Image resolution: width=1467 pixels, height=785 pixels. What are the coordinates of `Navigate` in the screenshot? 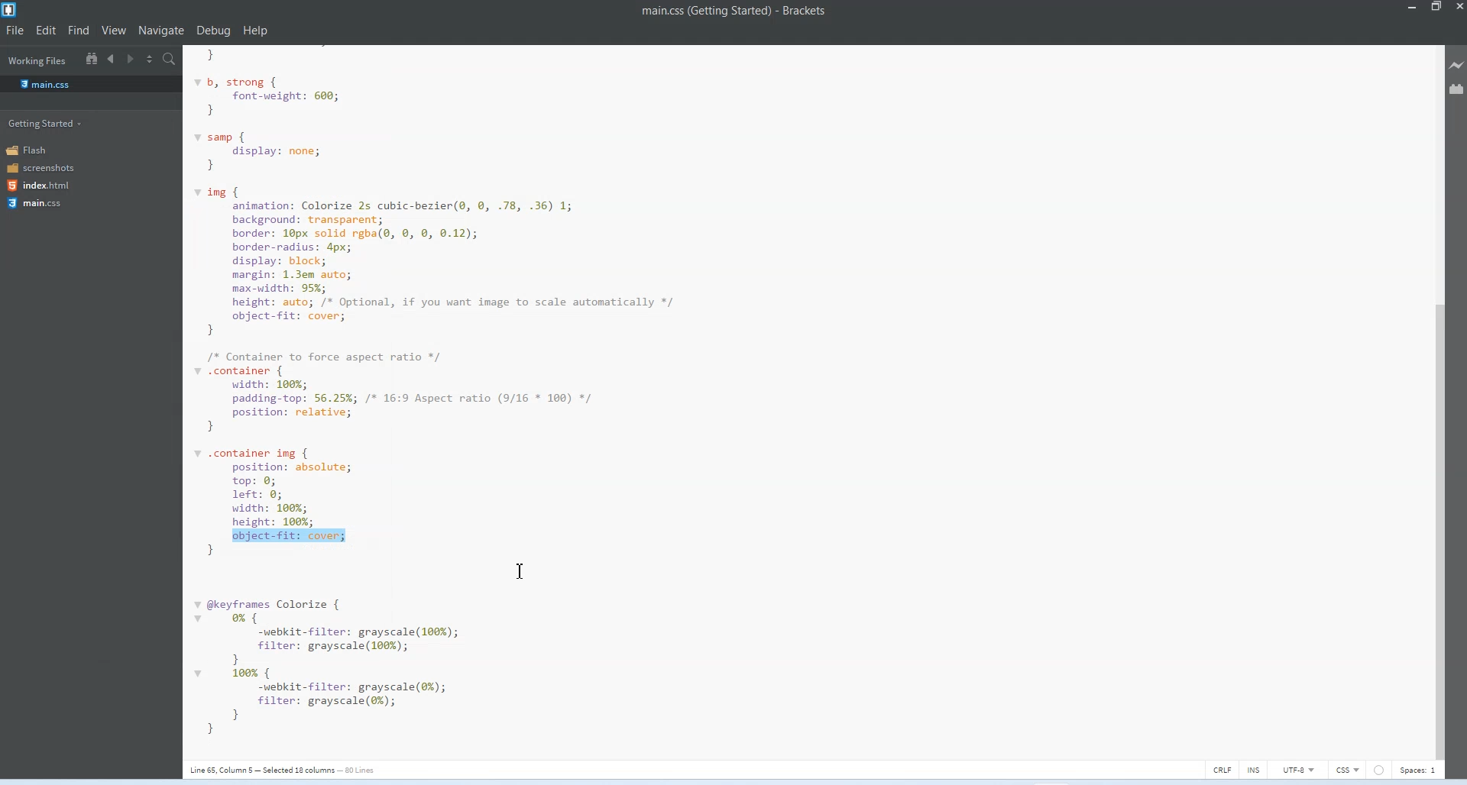 It's located at (161, 31).